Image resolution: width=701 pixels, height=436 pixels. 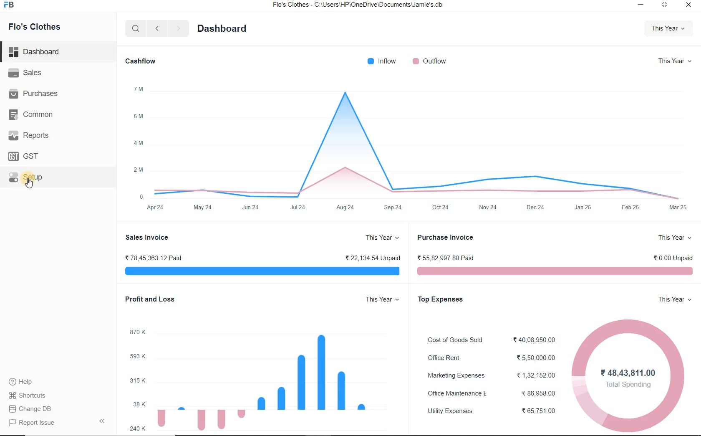 I want to click on Sales Invoice, so click(x=146, y=238).